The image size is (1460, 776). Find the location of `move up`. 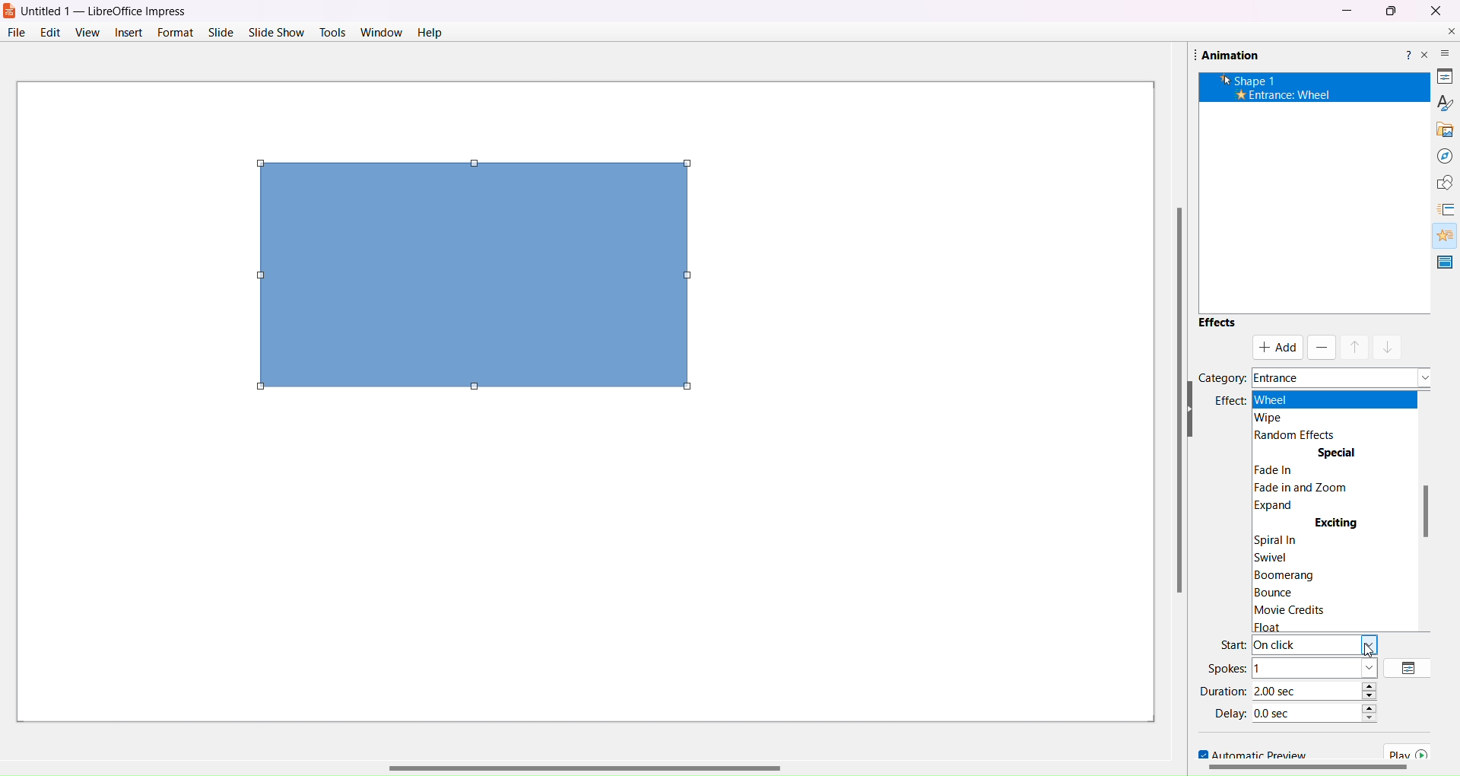

move up is located at coordinates (1355, 347).